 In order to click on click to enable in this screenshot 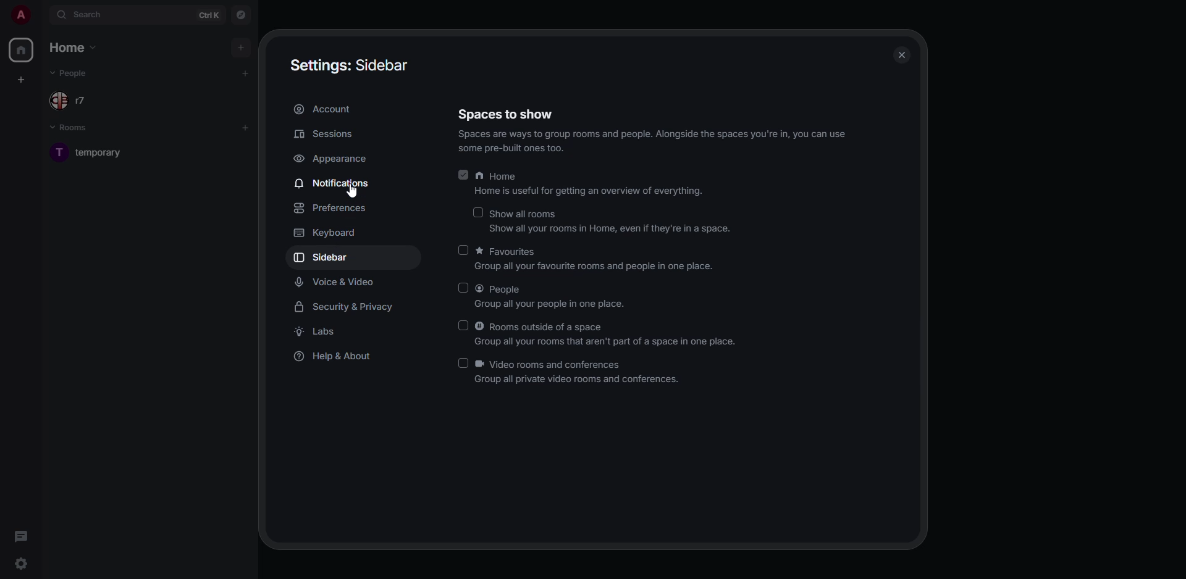, I will do `click(463, 363)`.